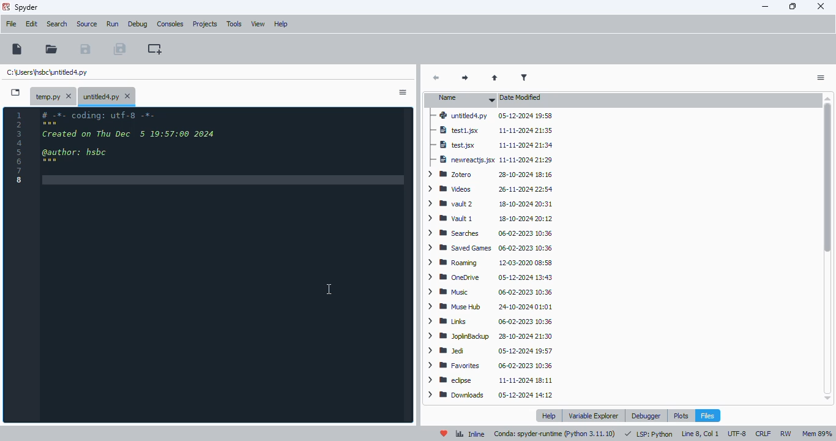 The image size is (836, 441). Describe the element at coordinates (817, 434) in the screenshot. I see `mem 89%` at that location.